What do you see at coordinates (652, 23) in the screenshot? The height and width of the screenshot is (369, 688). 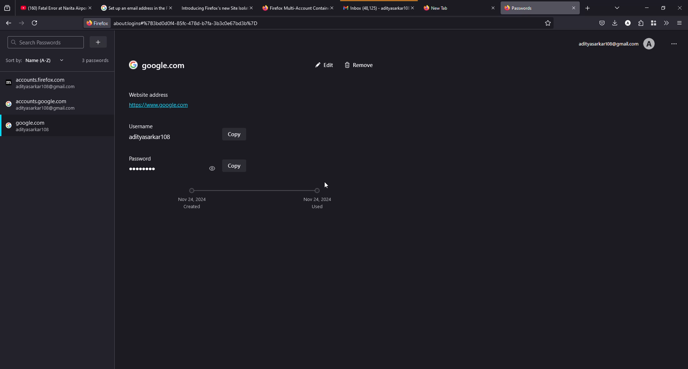 I see `container` at bounding box center [652, 23].